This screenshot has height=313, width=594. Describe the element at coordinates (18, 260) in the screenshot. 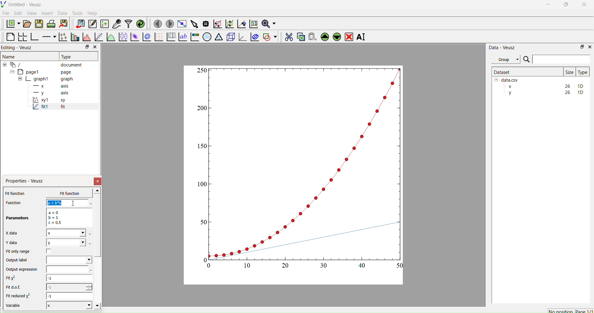

I see `Output label` at that location.